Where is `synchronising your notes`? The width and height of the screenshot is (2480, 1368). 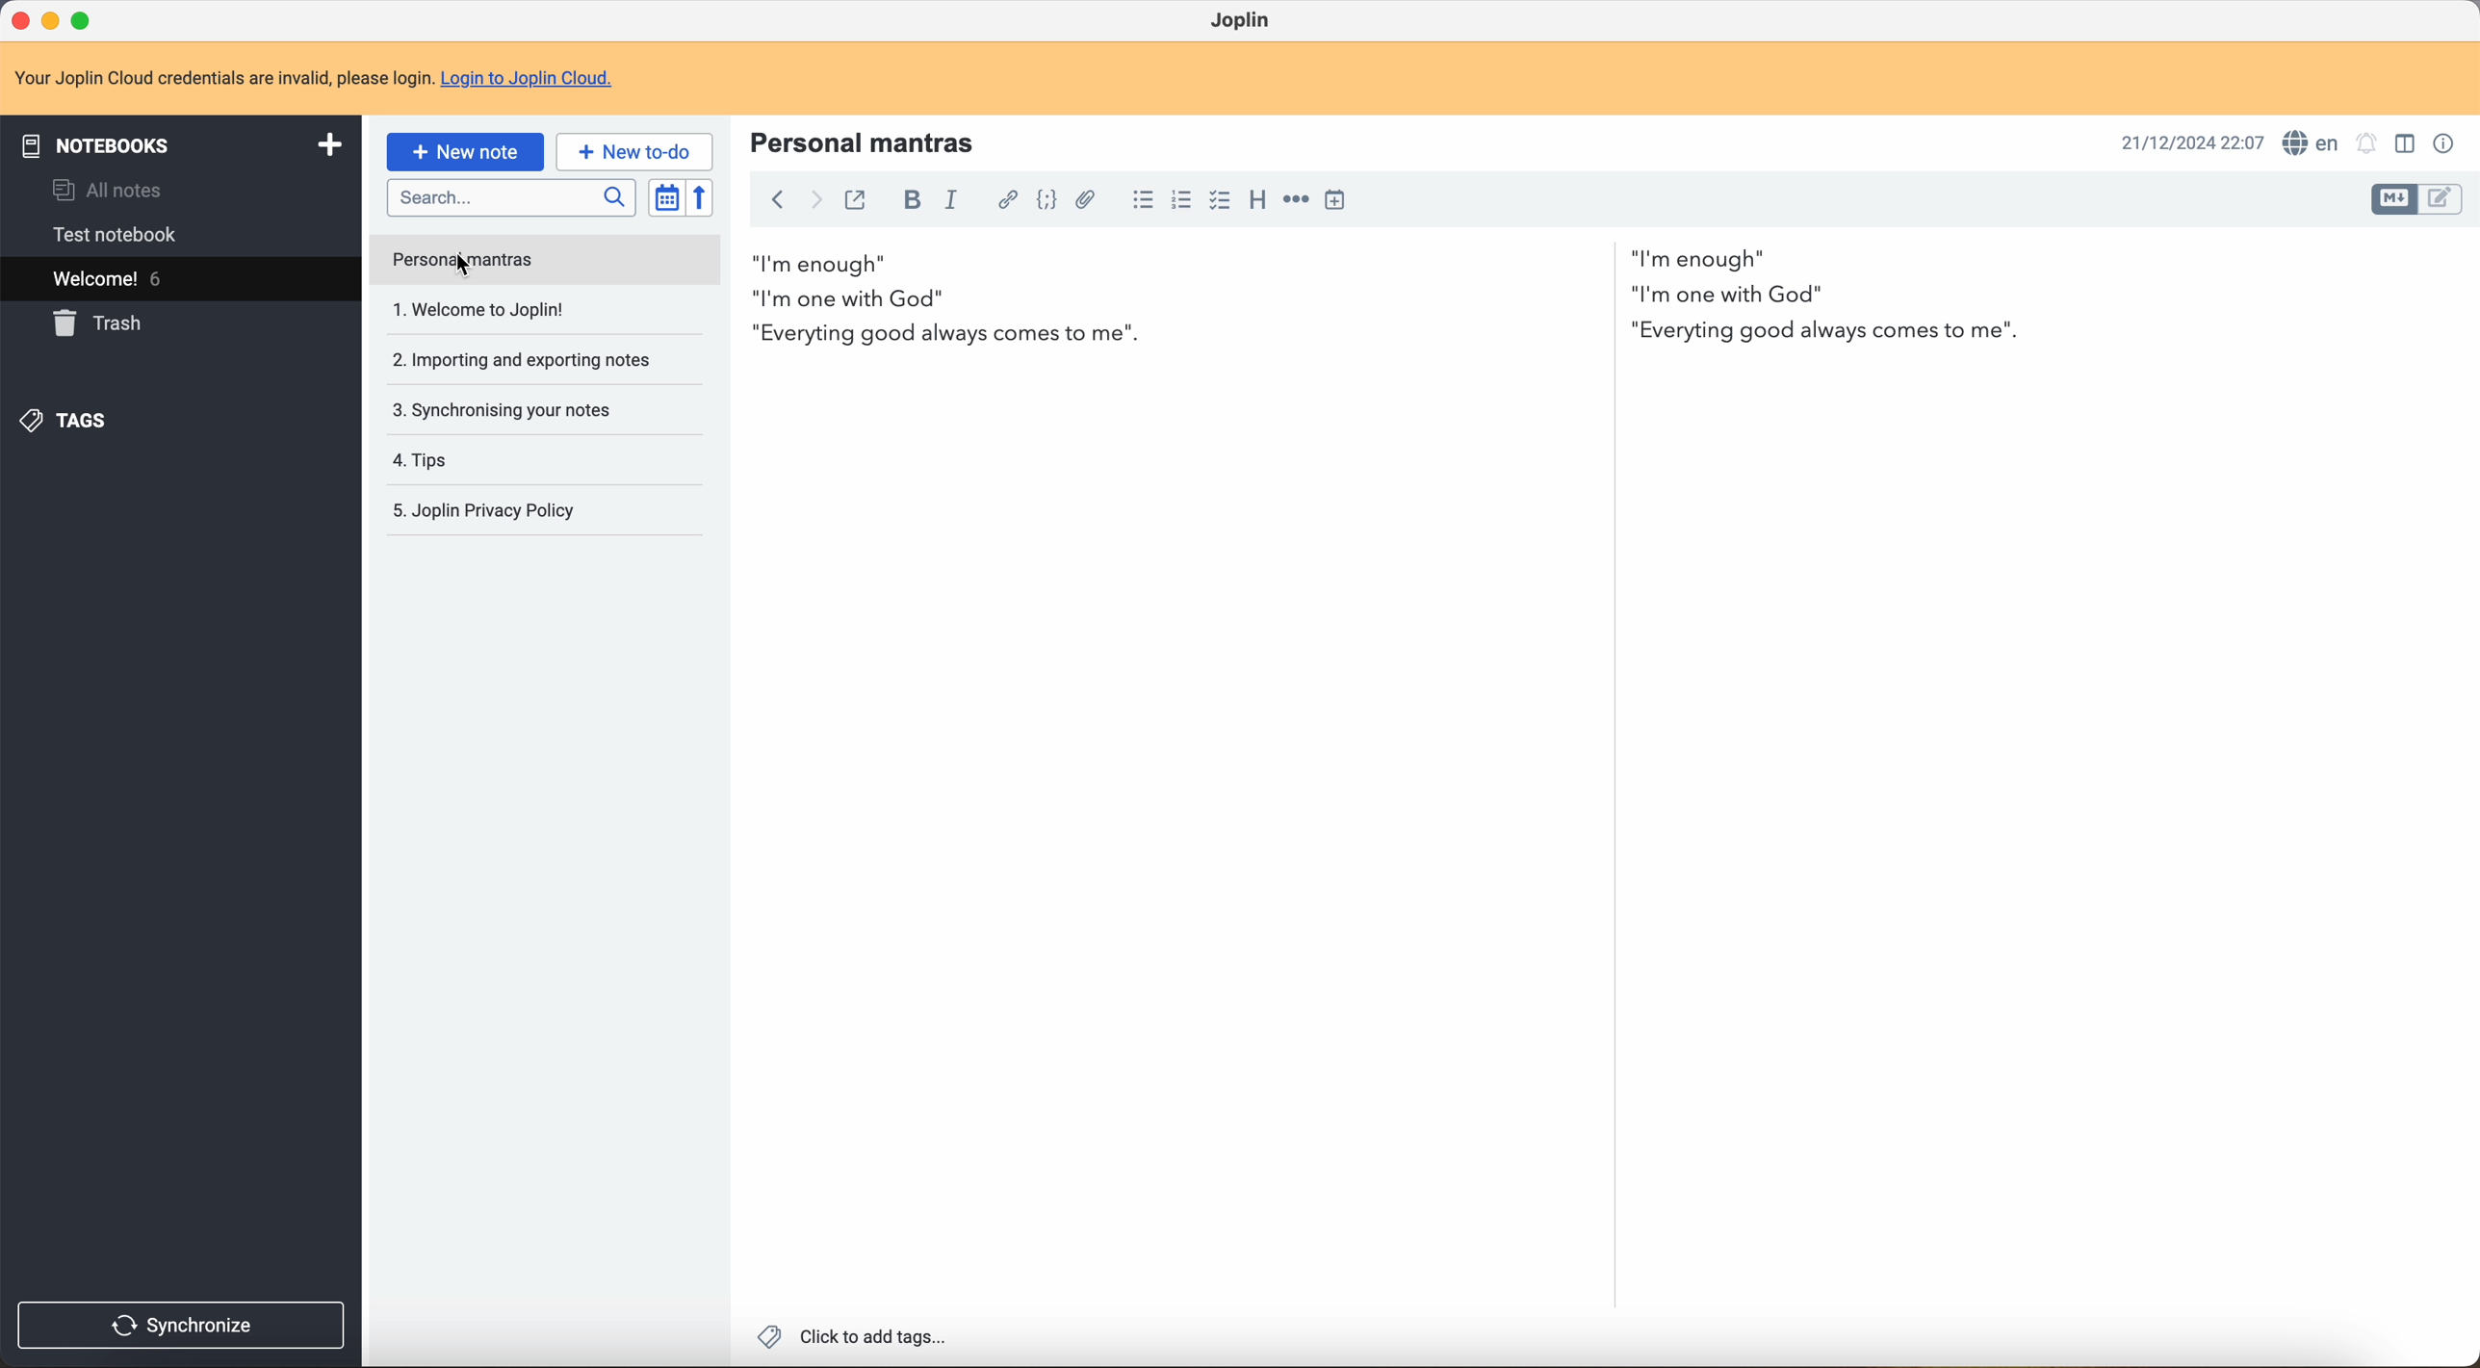
synchronising your notes is located at coordinates (506, 413).